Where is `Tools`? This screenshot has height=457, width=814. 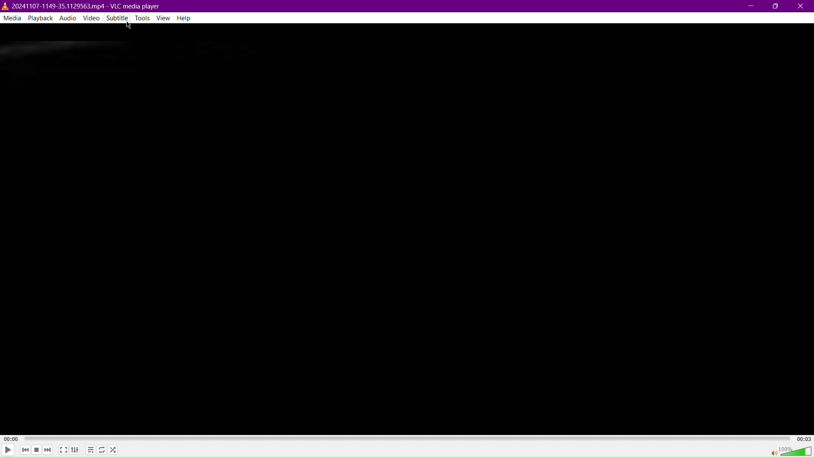
Tools is located at coordinates (143, 19).